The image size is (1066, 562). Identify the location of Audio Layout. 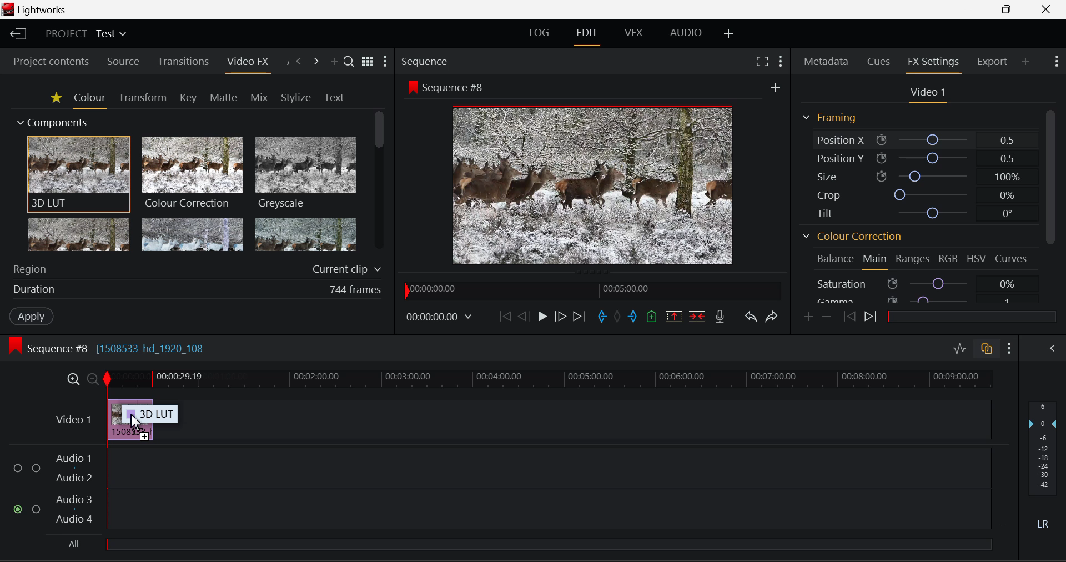
(684, 33).